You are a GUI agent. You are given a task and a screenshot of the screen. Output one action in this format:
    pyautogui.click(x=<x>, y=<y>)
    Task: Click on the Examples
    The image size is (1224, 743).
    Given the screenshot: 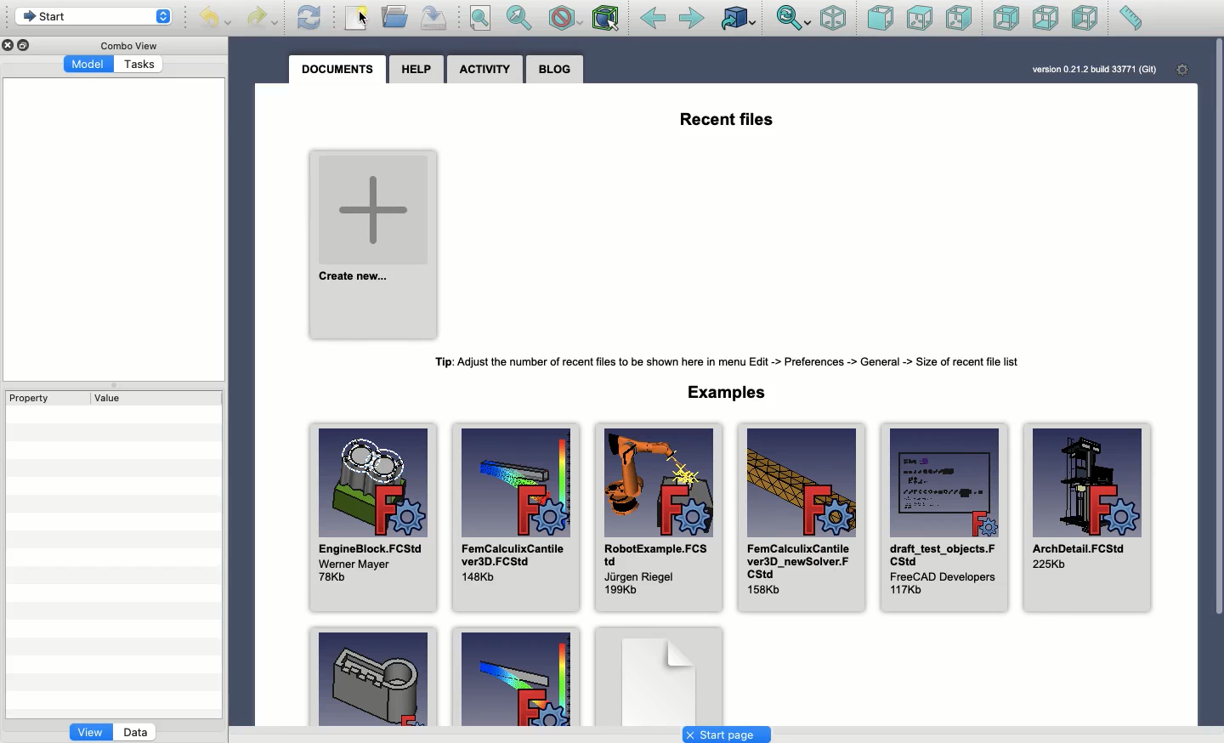 What is the action you would take?
    pyautogui.click(x=370, y=678)
    